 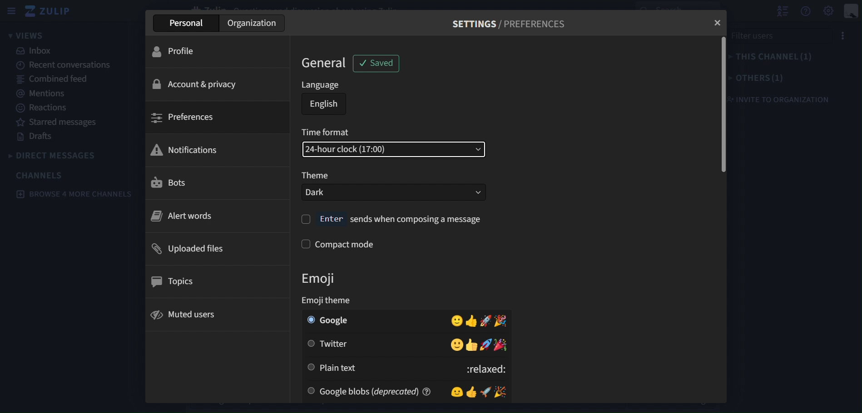 What do you see at coordinates (332, 345) in the screenshot?
I see `twitter` at bounding box center [332, 345].